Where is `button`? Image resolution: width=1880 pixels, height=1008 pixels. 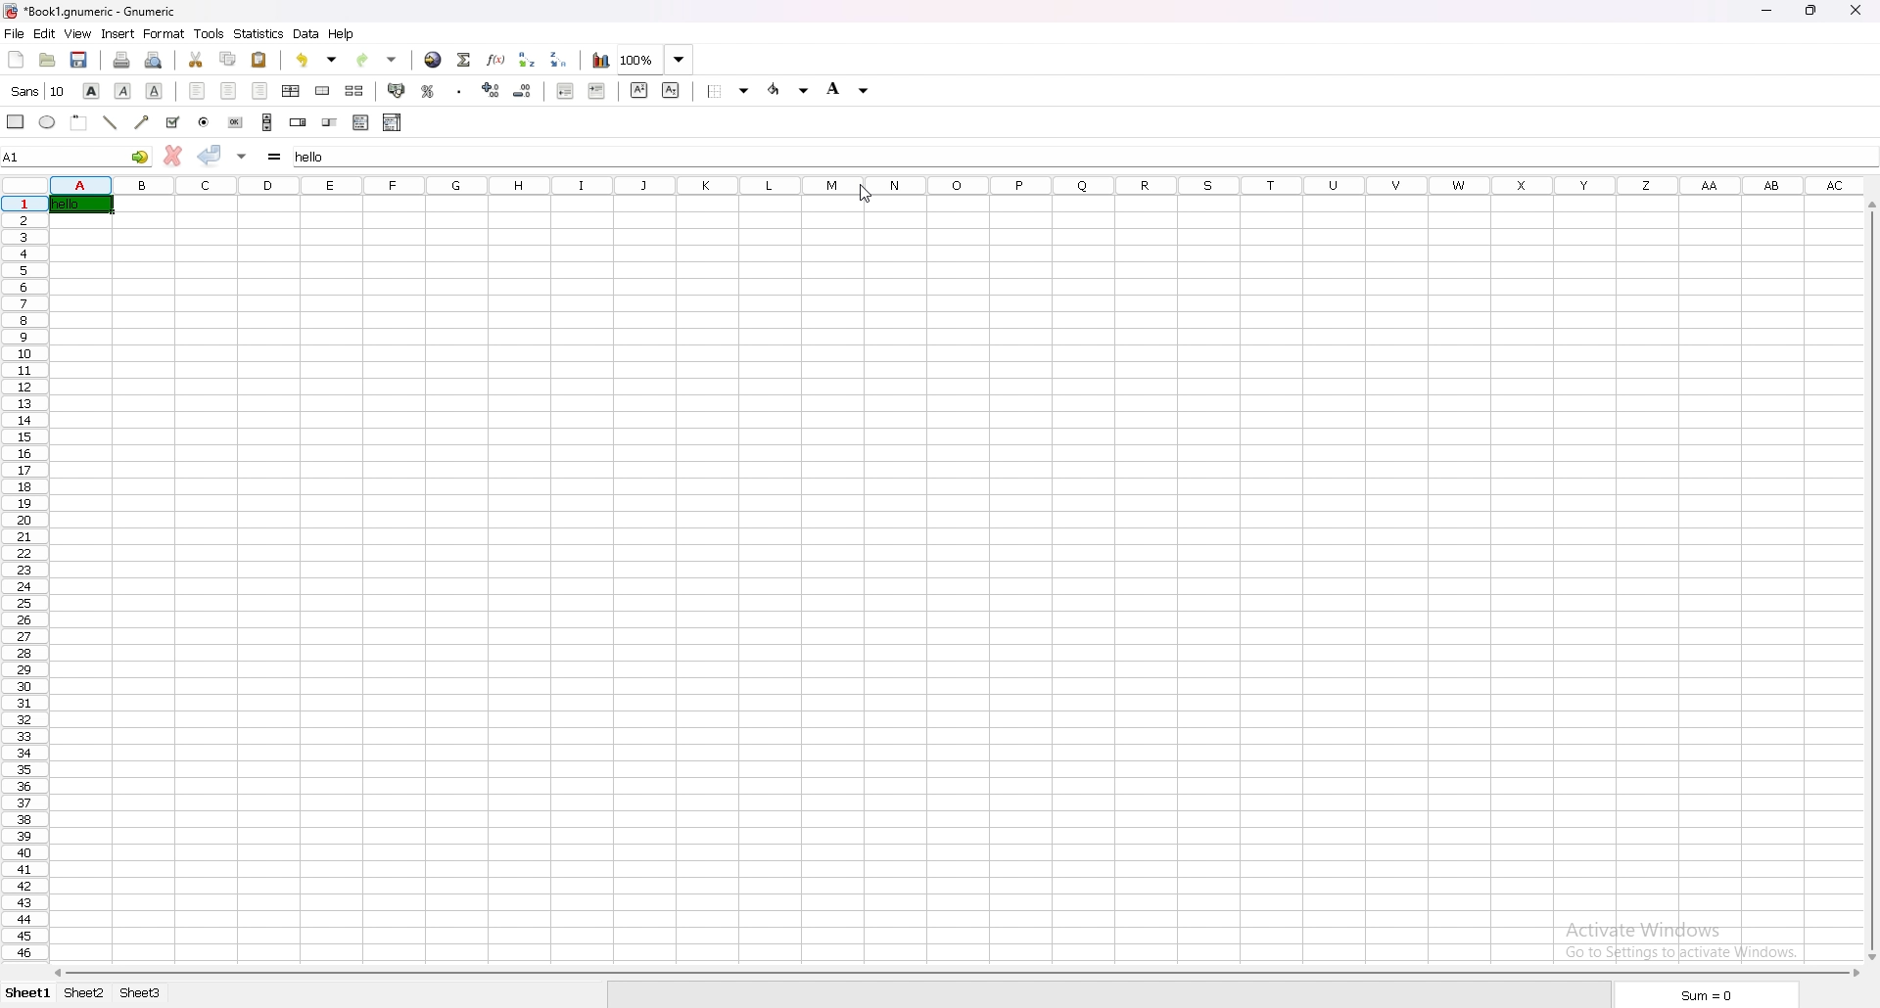 button is located at coordinates (236, 122).